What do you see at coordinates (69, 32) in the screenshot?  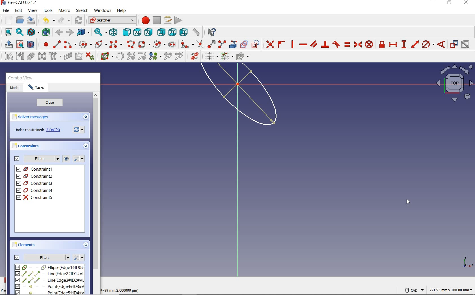 I see `forward` at bounding box center [69, 32].